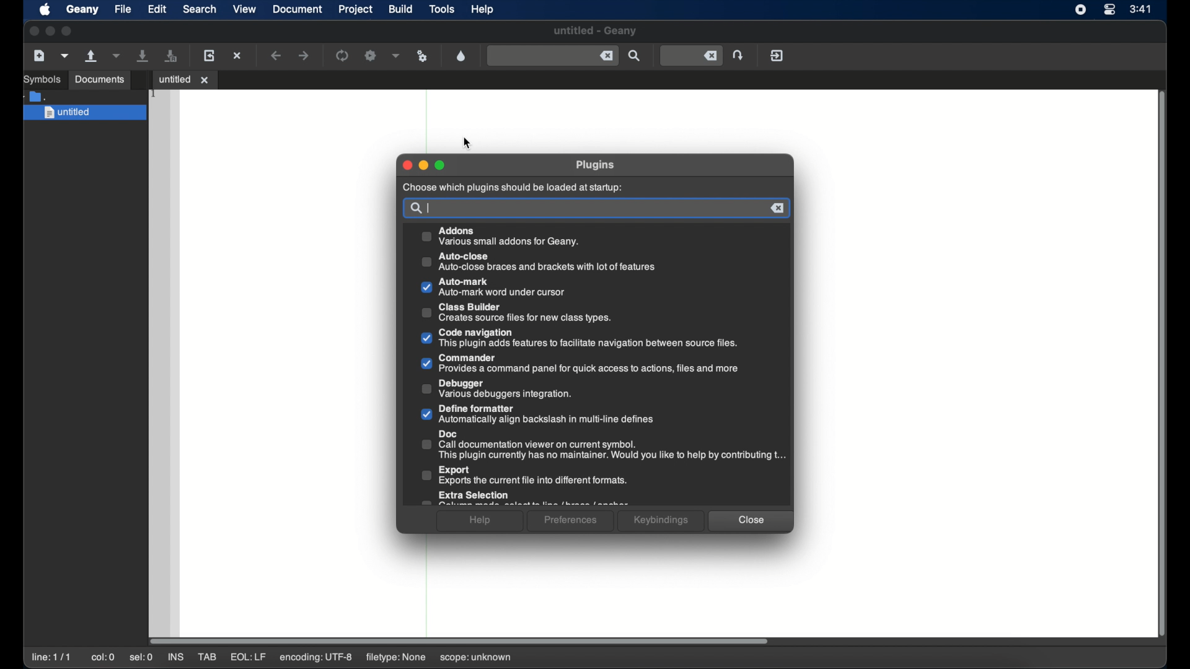  What do you see at coordinates (523, 475) in the screenshot?
I see `export` at bounding box center [523, 475].